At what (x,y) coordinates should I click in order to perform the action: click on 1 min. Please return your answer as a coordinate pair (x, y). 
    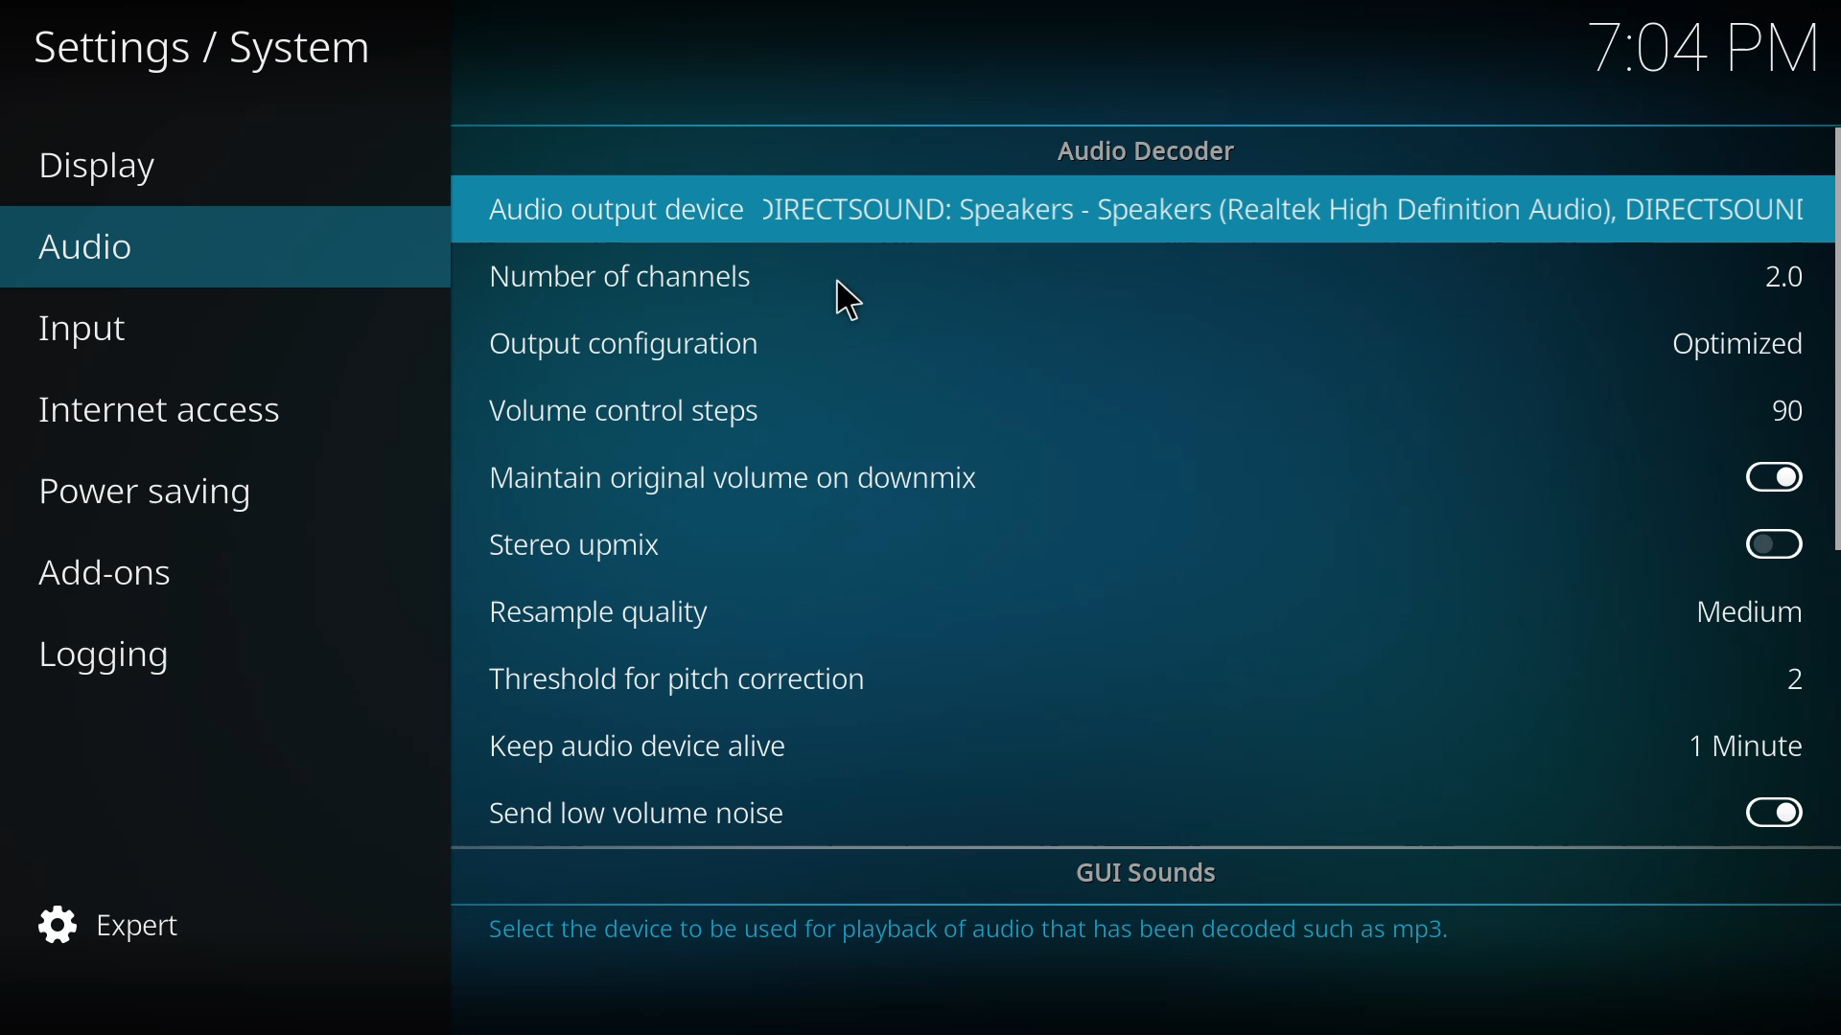
    Looking at the image, I should click on (1745, 745).